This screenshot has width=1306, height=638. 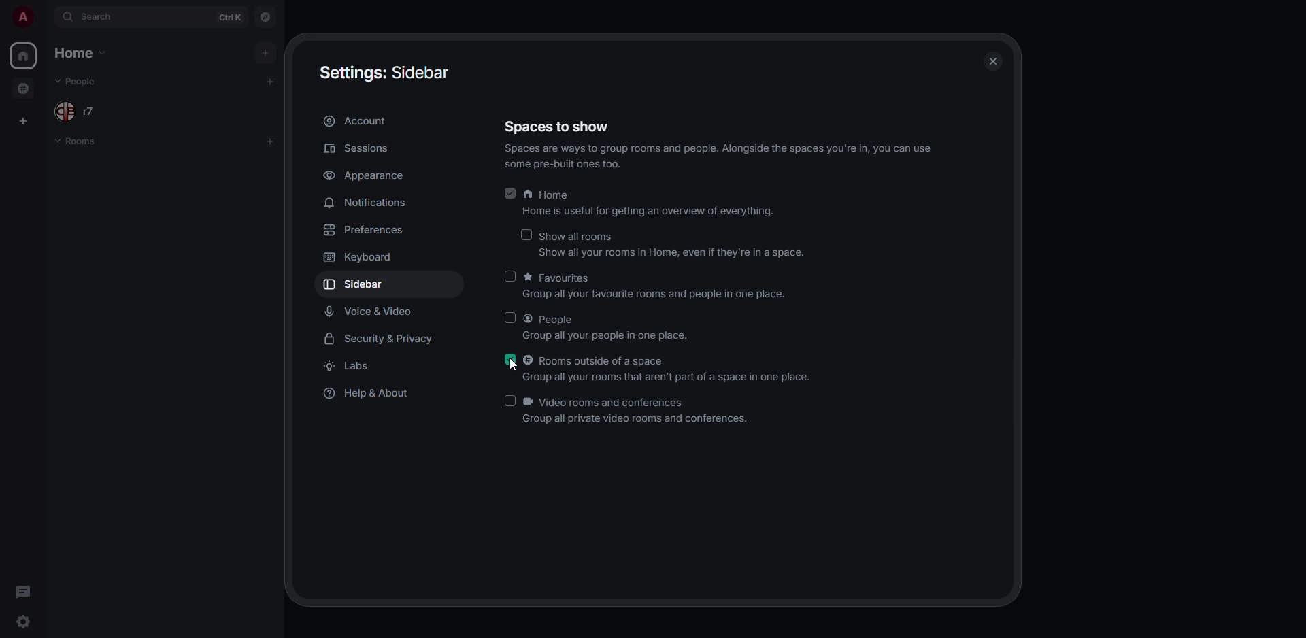 I want to click on people, so click(x=76, y=111).